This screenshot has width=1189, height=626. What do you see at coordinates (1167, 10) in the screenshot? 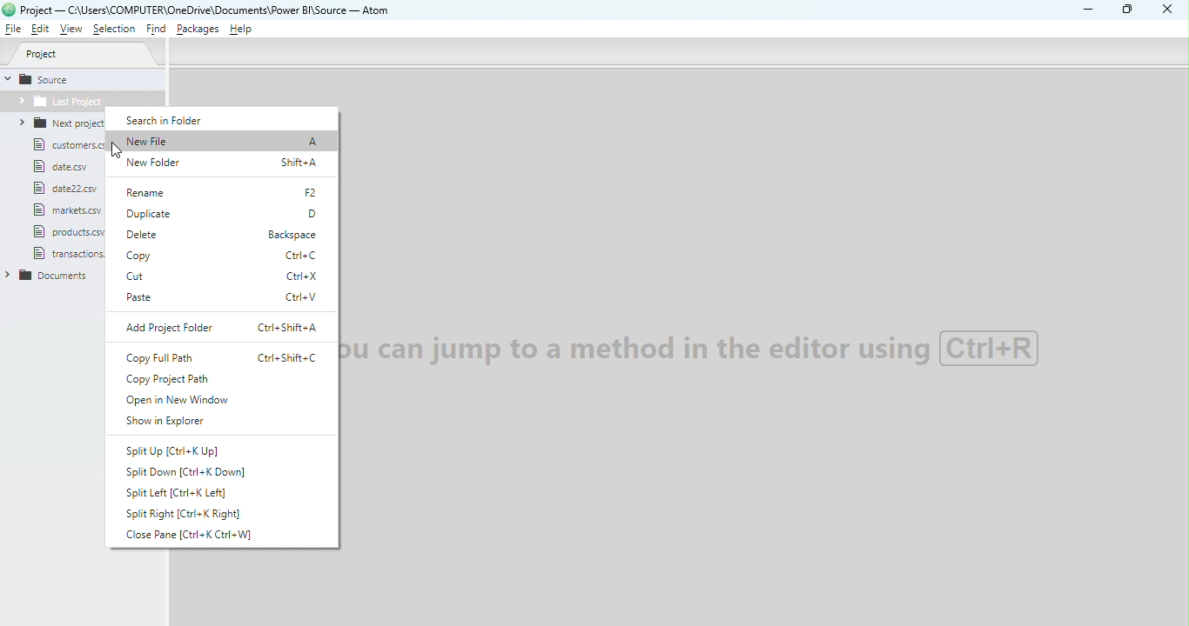
I see `Close` at bounding box center [1167, 10].